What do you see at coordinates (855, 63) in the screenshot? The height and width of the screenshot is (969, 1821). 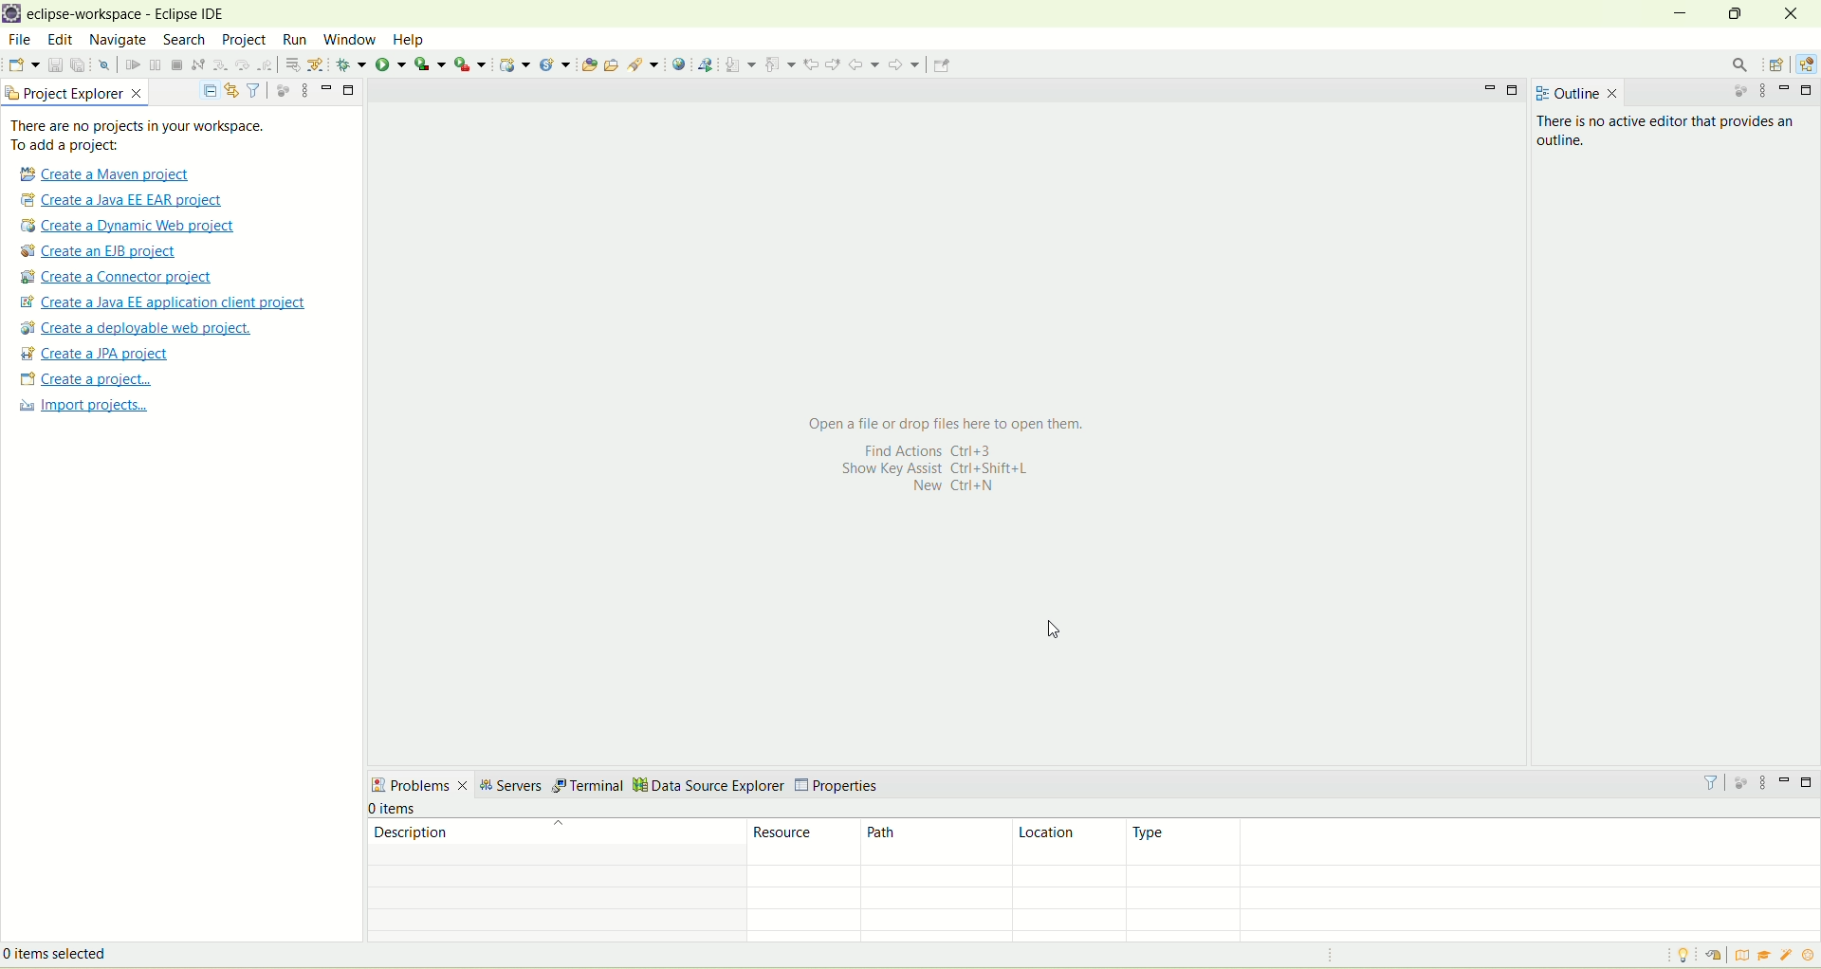 I see `previous annotation` at bounding box center [855, 63].